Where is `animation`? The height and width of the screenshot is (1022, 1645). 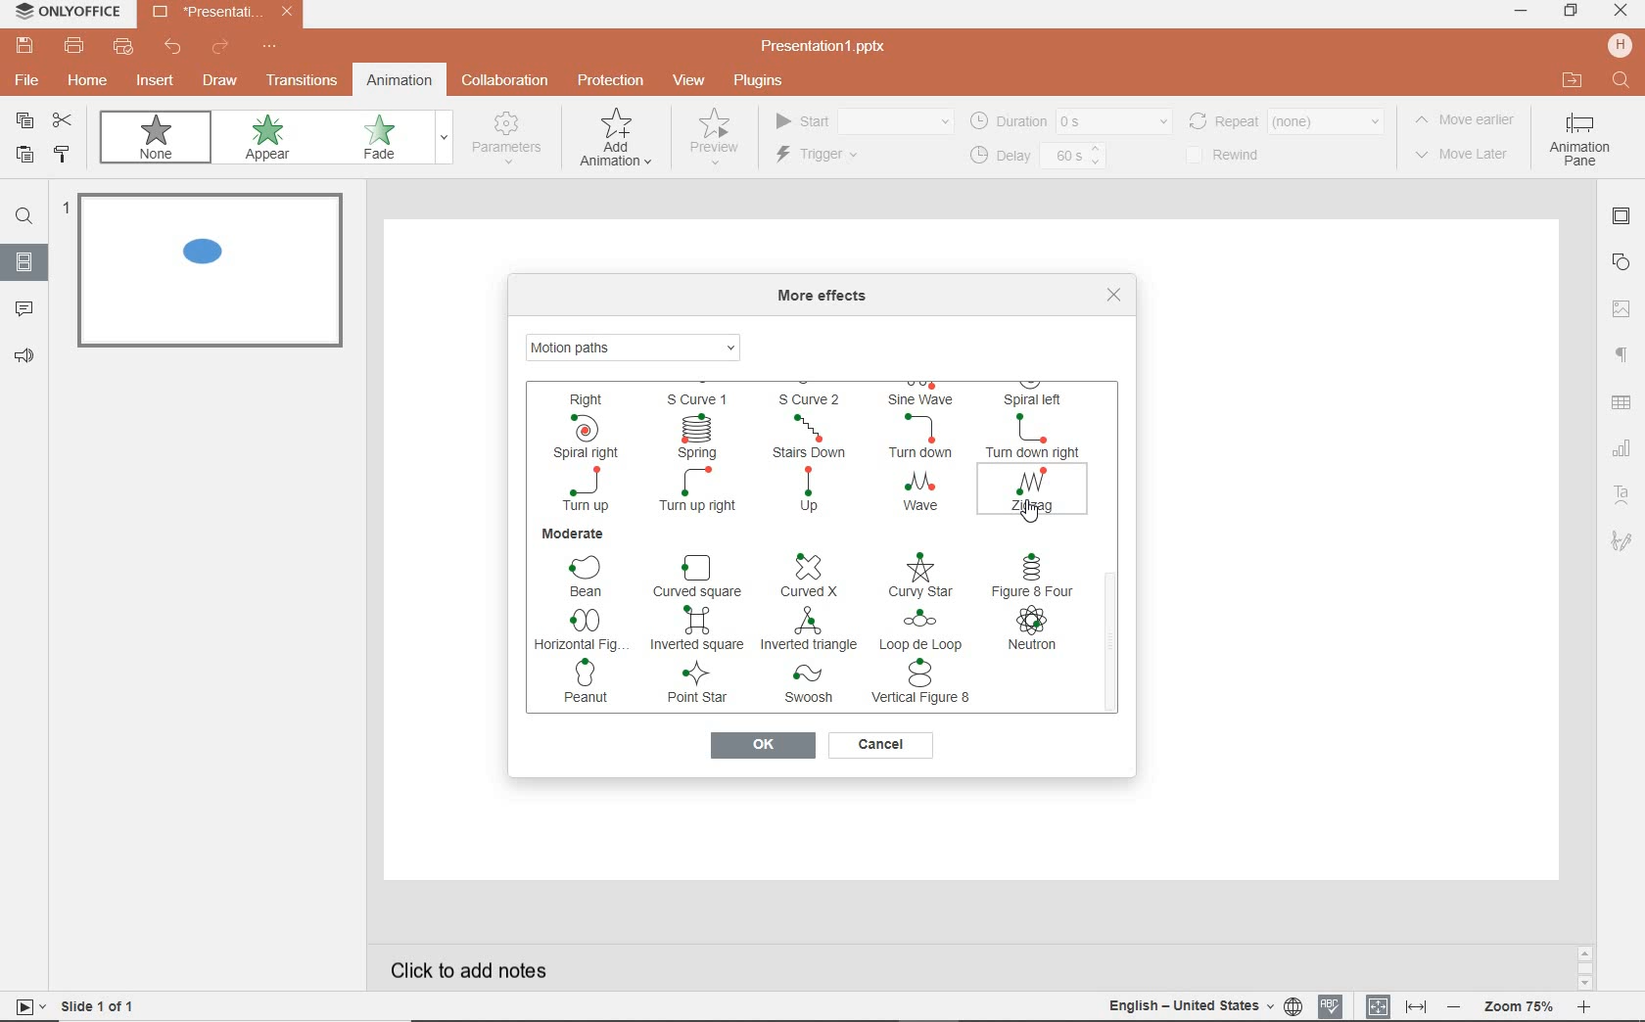
animation is located at coordinates (399, 79).